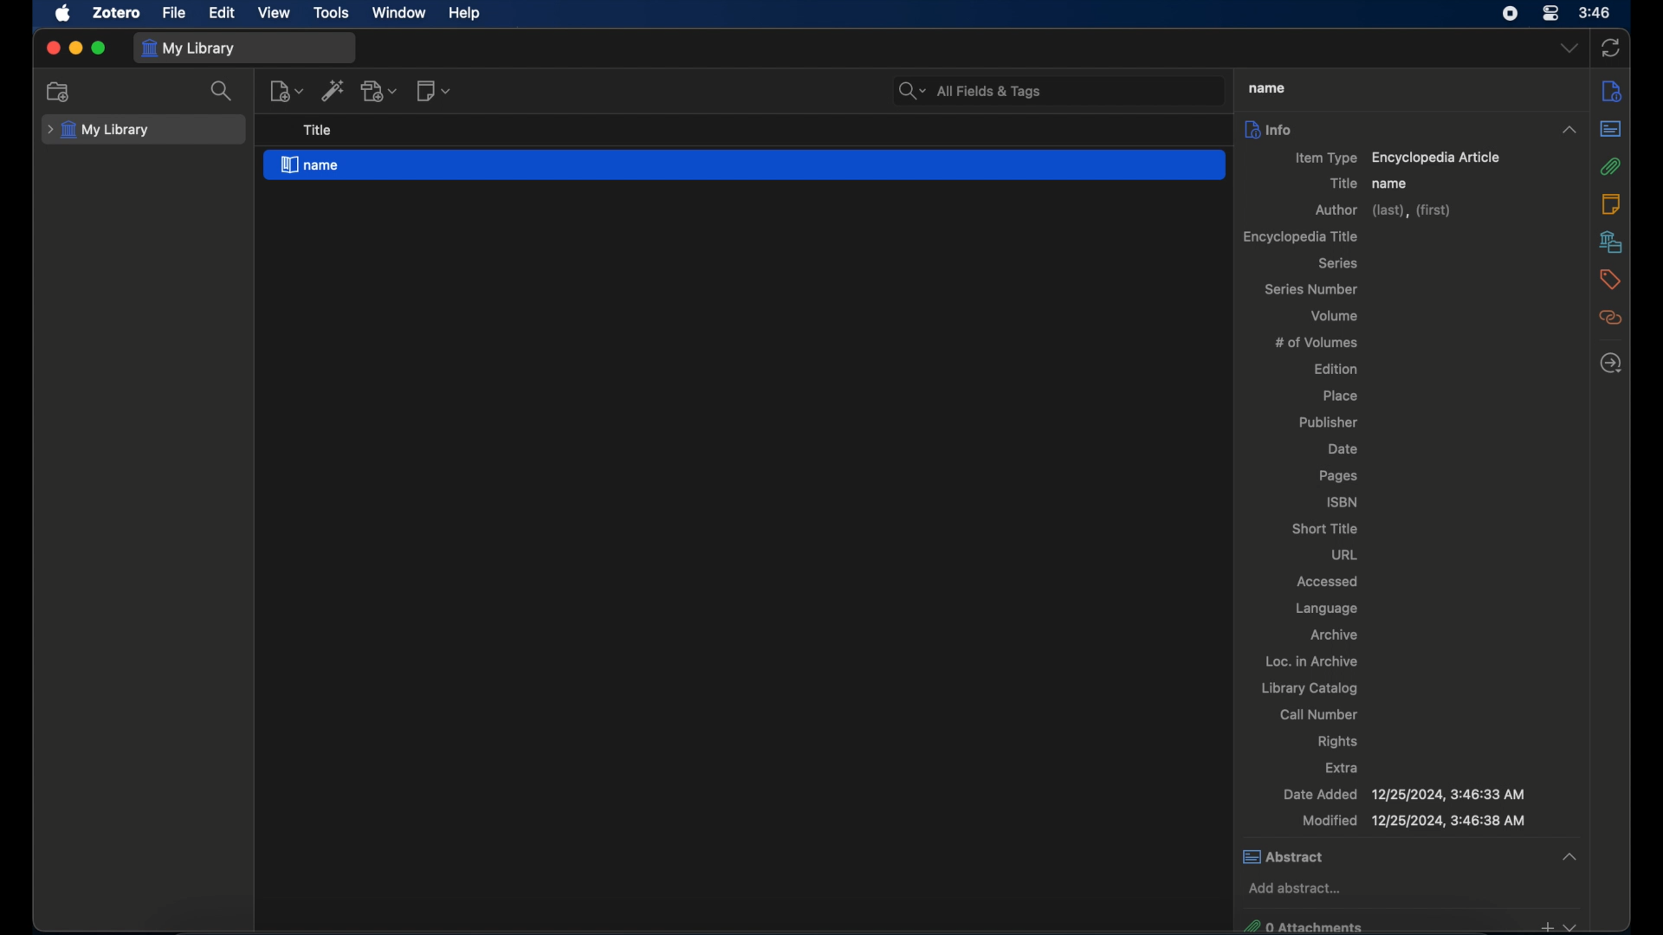 The height and width of the screenshot is (935, 1663). What do you see at coordinates (62, 13) in the screenshot?
I see `apple` at bounding box center [62, 13].